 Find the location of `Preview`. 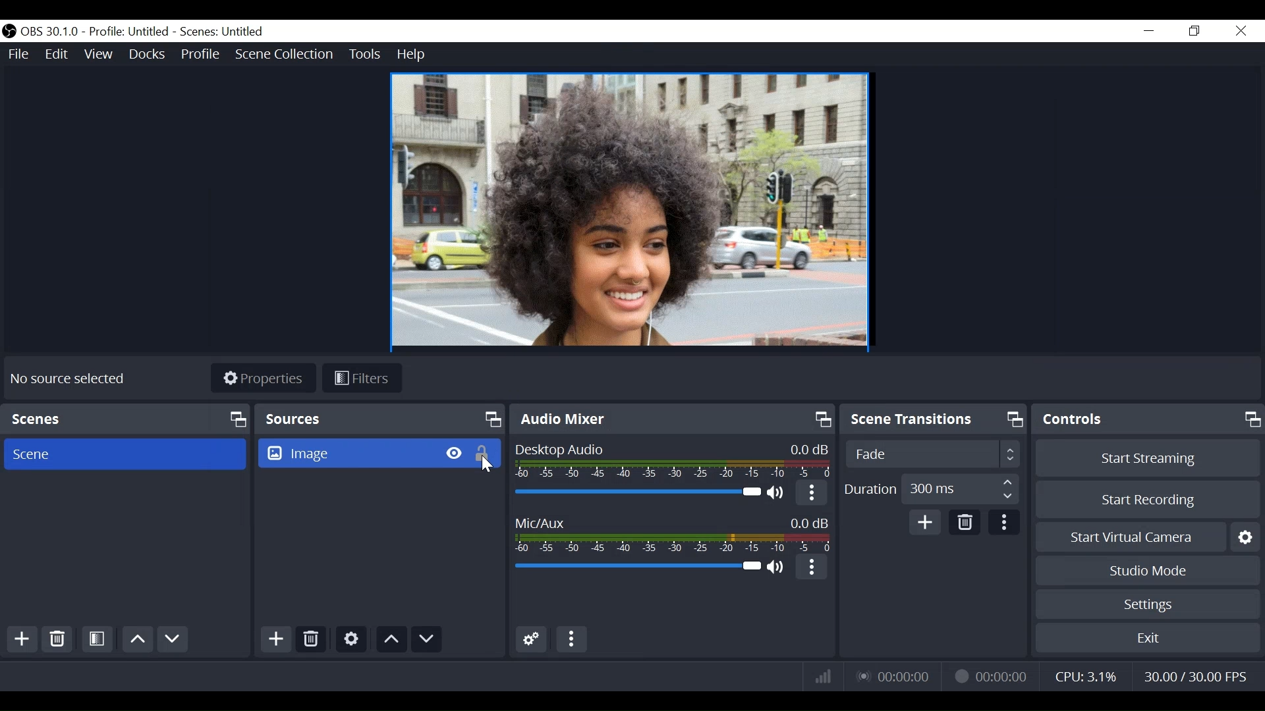

Preview is located at coordinates (628, 211).